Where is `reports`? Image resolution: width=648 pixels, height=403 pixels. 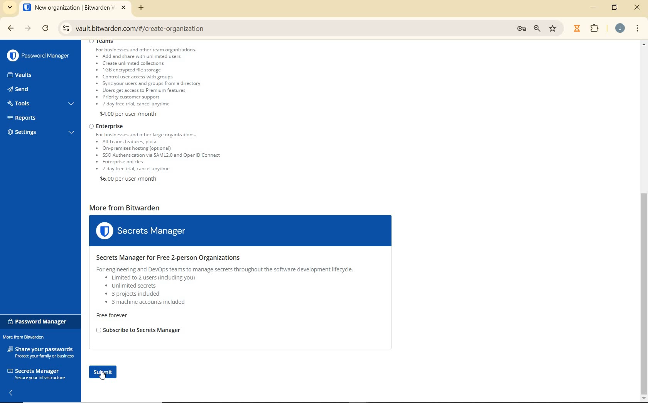
reports is located at coordinates (41, 118).